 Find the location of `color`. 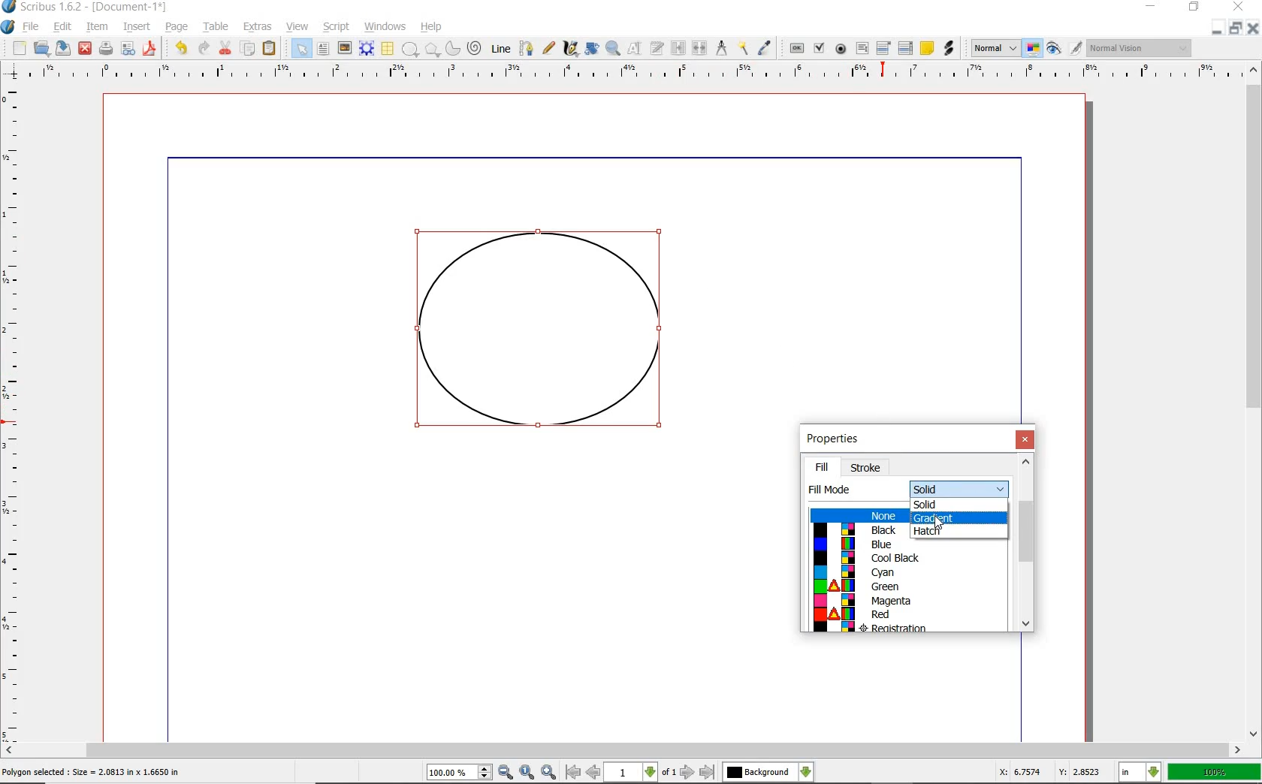

color is located at coordinates (853, 544).